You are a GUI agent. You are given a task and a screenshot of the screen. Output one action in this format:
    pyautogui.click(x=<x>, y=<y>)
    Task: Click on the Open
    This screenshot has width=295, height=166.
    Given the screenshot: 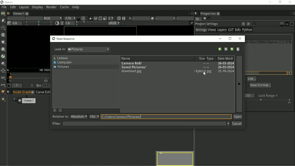 What is the action you would take?
    pyautogui.click(x=238, y=117)
    